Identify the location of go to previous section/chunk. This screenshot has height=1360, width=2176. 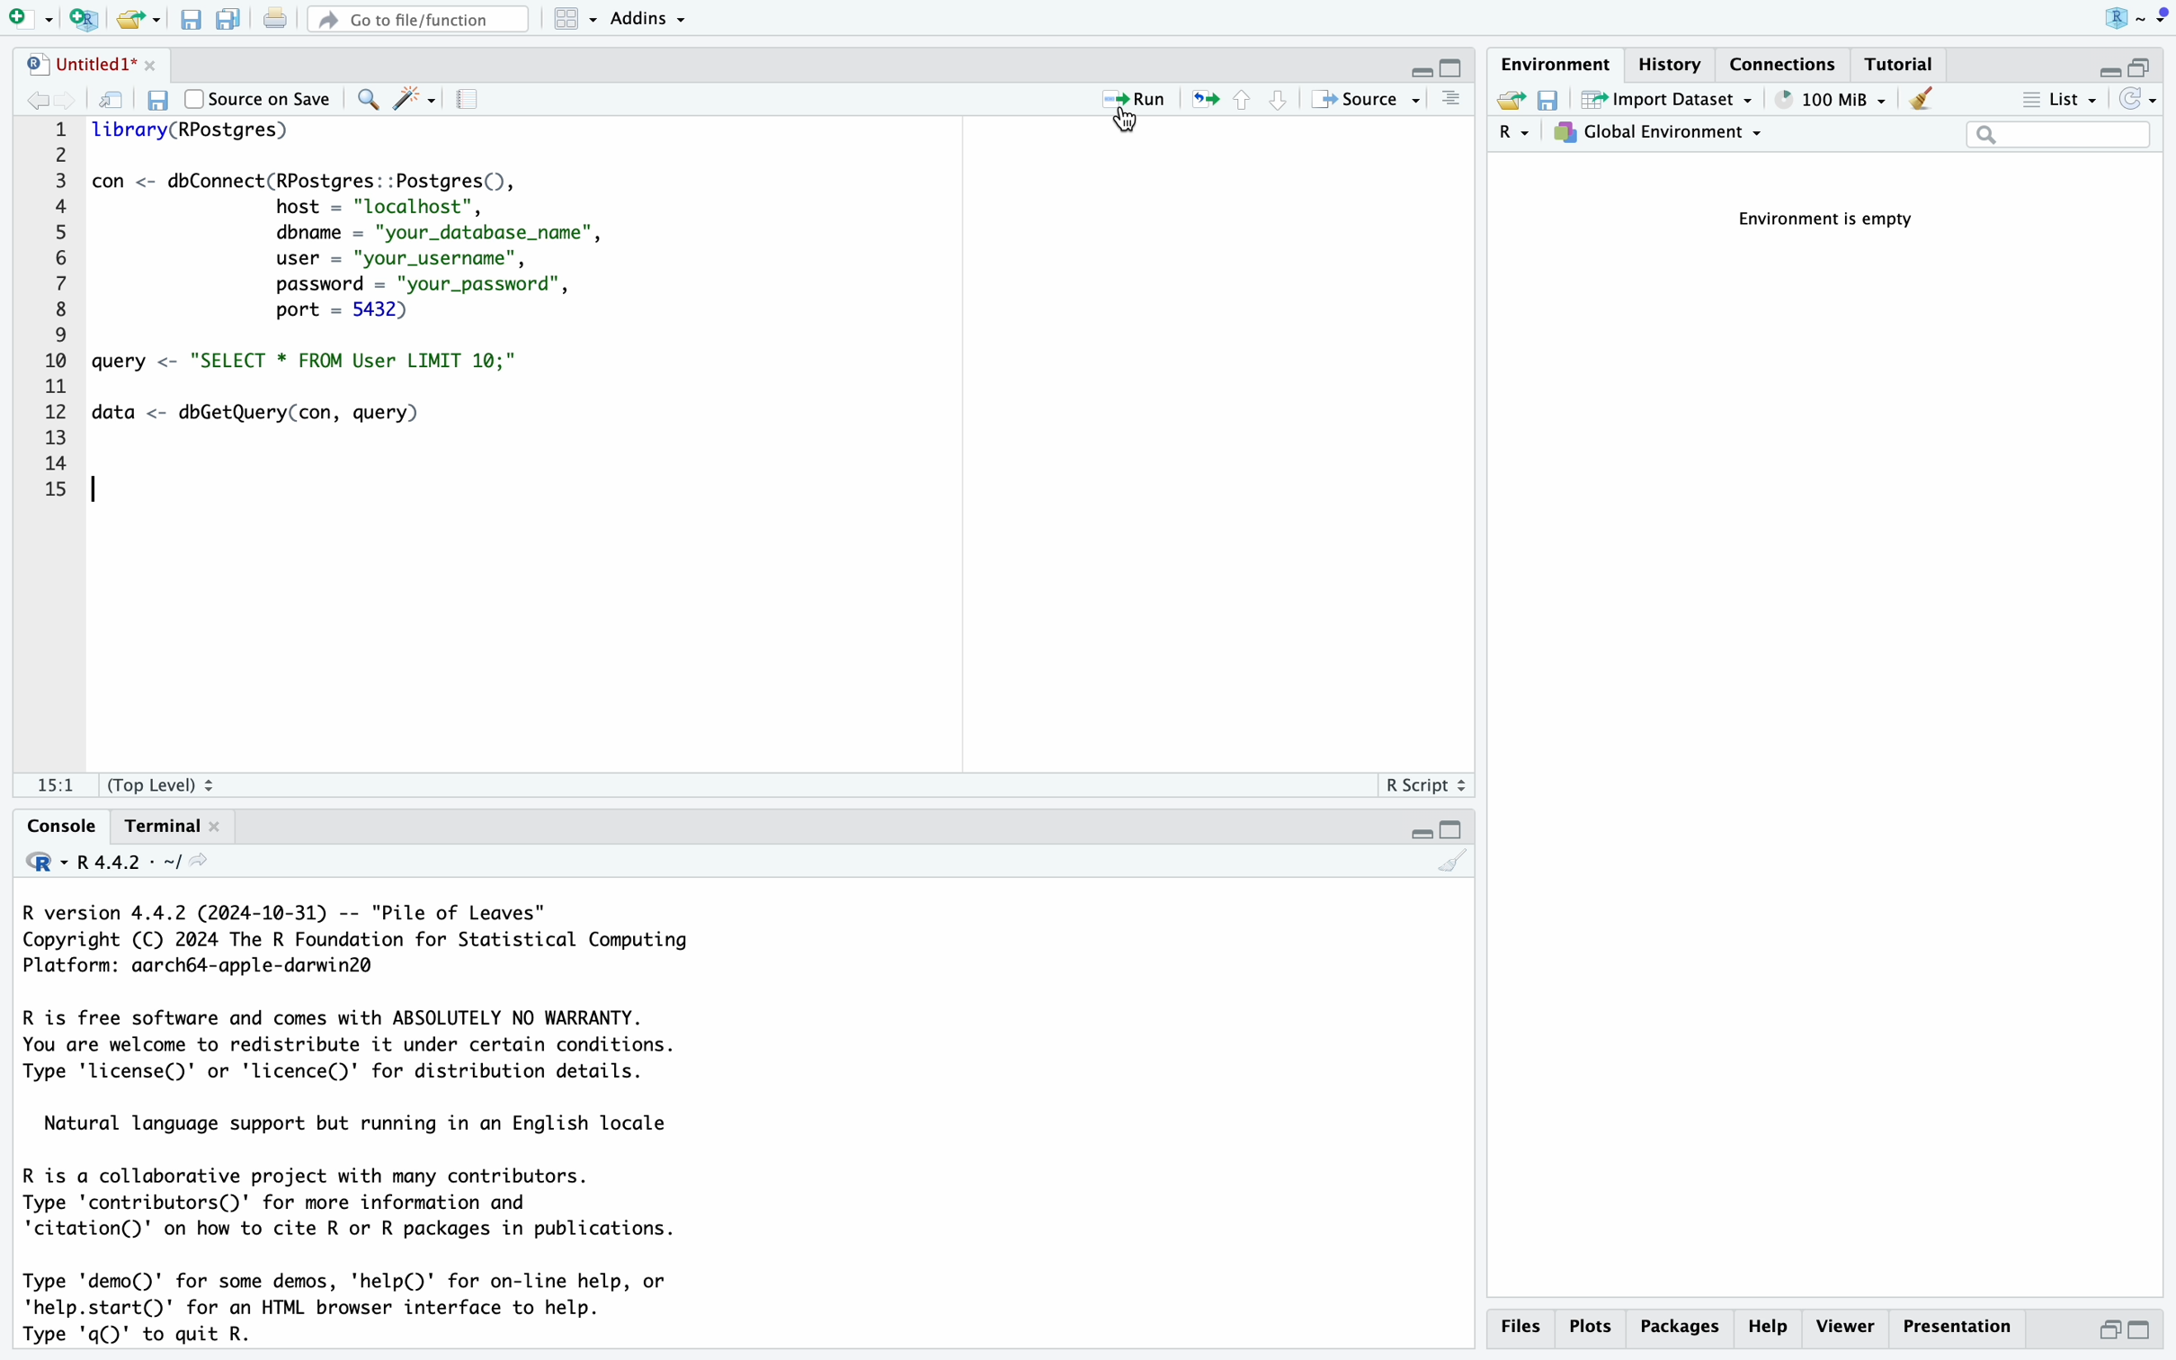
(1242, 106).